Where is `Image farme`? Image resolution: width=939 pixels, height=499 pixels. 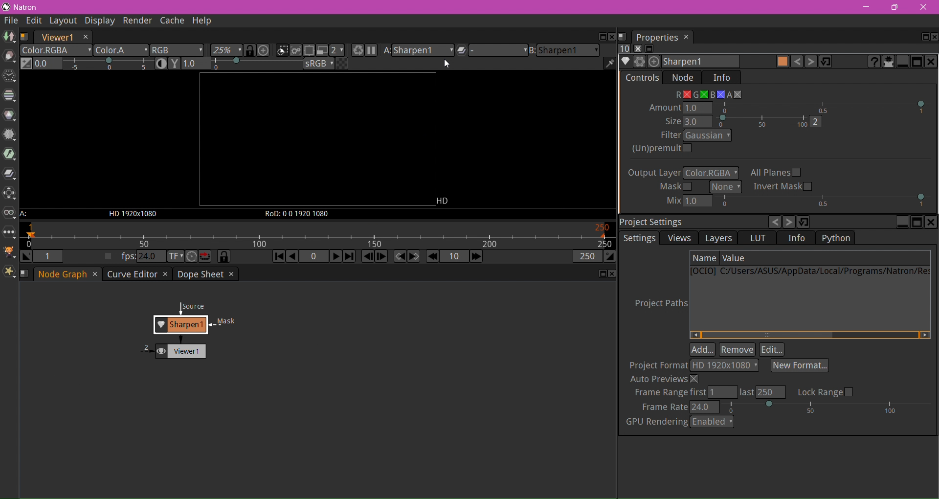 Image farme is located at coordinates (317, 140).